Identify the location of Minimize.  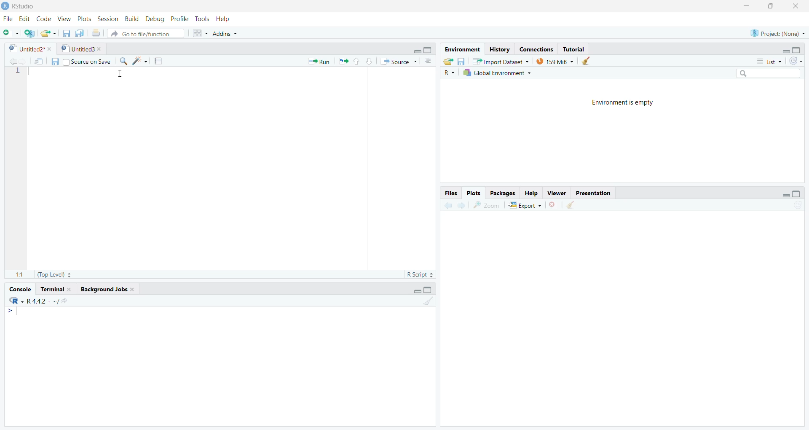
(783, 195).